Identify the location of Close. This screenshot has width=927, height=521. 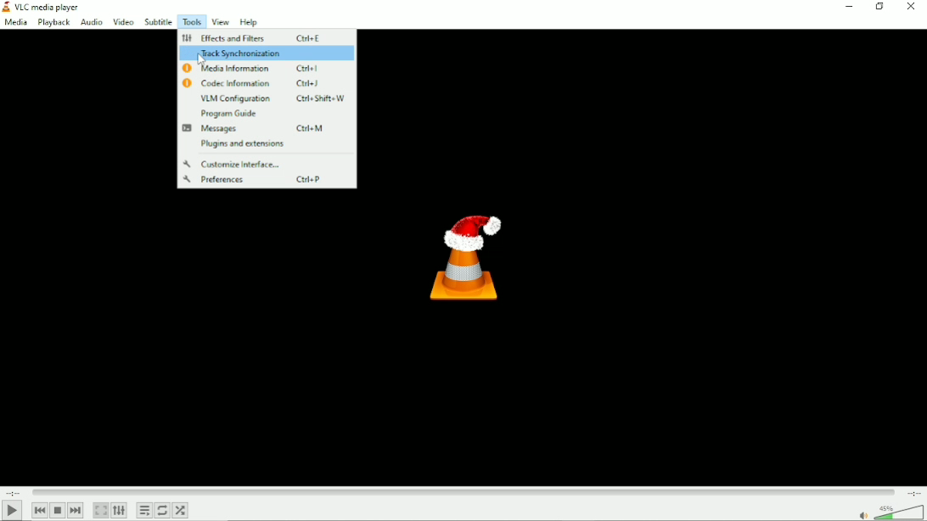
(913, 7).